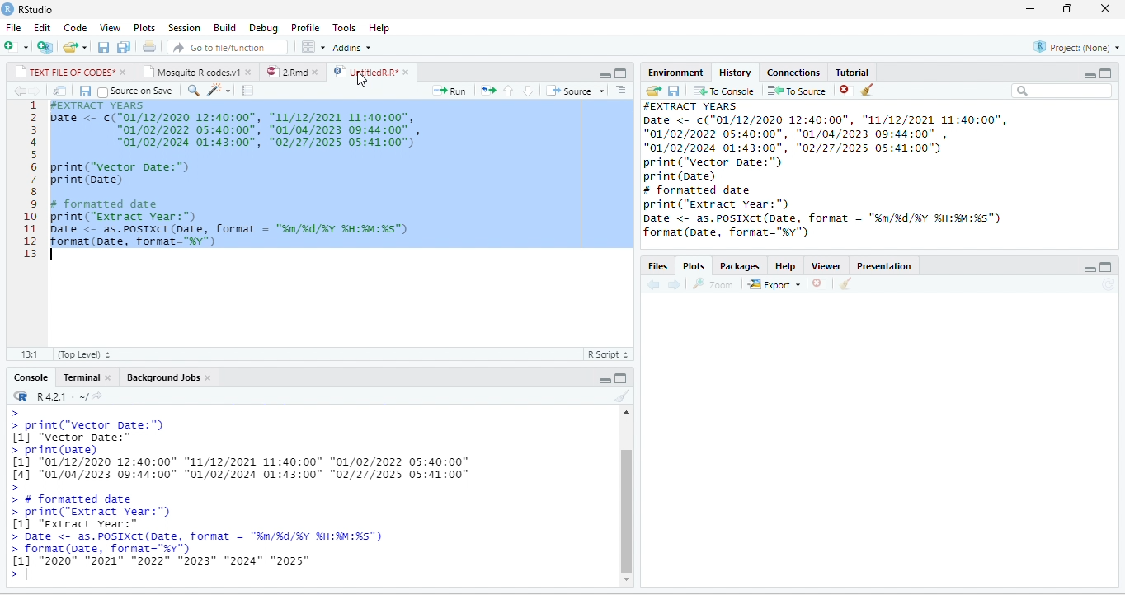 Image resolution: width=1125 pixels, height=595 pixels. I want to click on maximize, so click(620, 377).